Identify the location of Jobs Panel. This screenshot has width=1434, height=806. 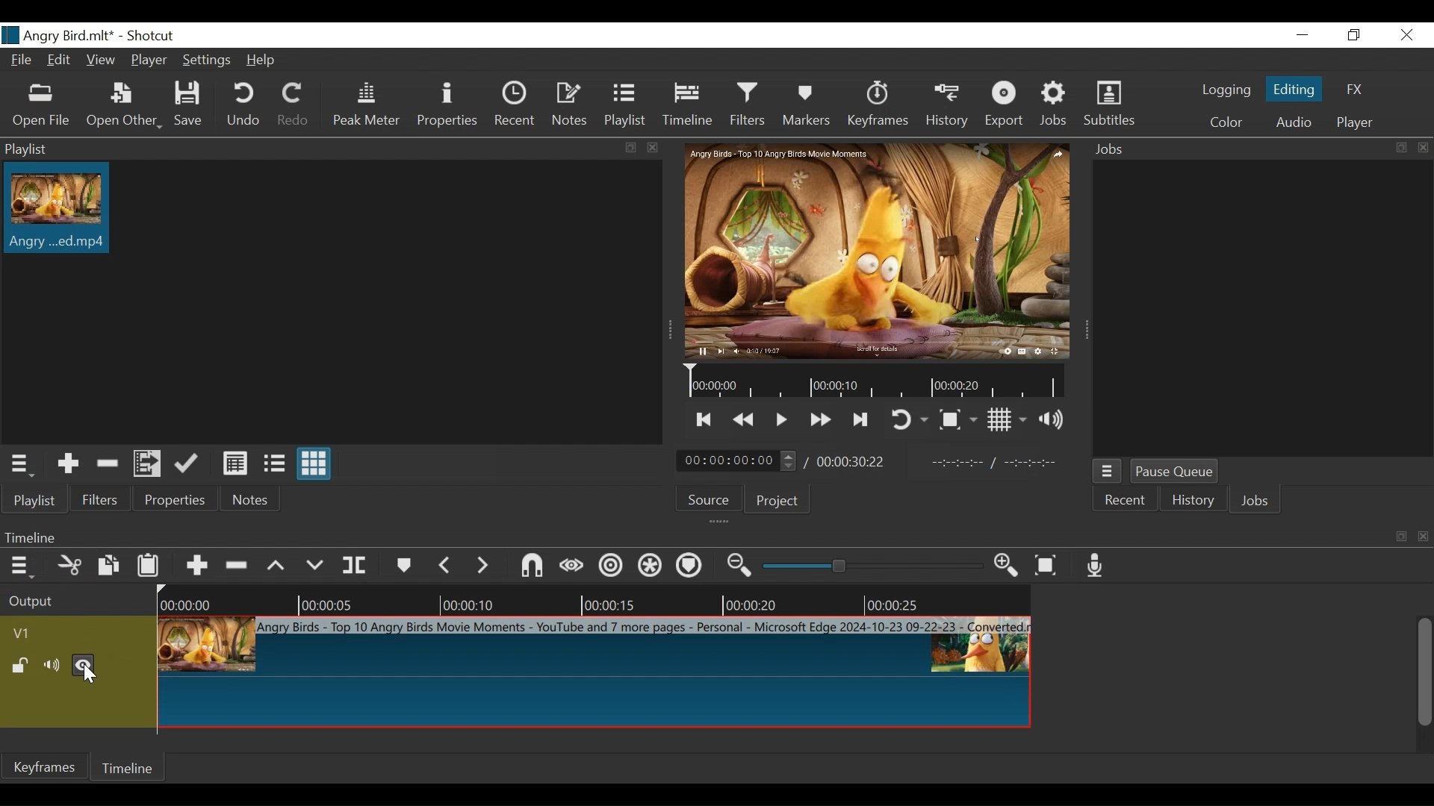
(1261, 307).